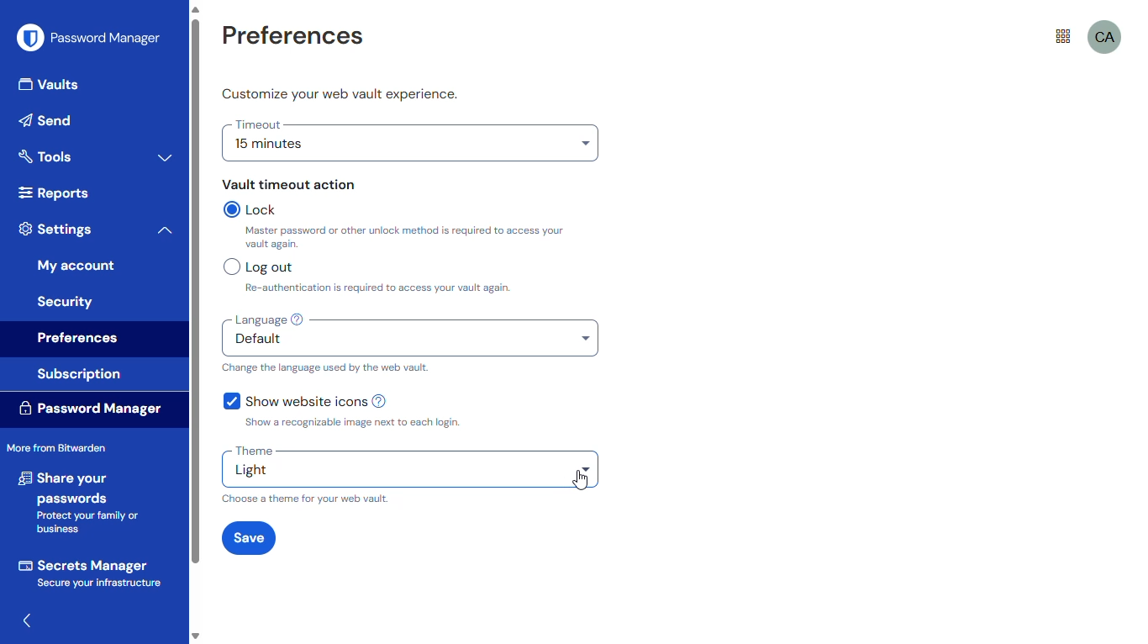 This screenshot has height=644, width=1148. Describe the element at coordinates (248, 537) in the screenshot. I see `save` at that location.